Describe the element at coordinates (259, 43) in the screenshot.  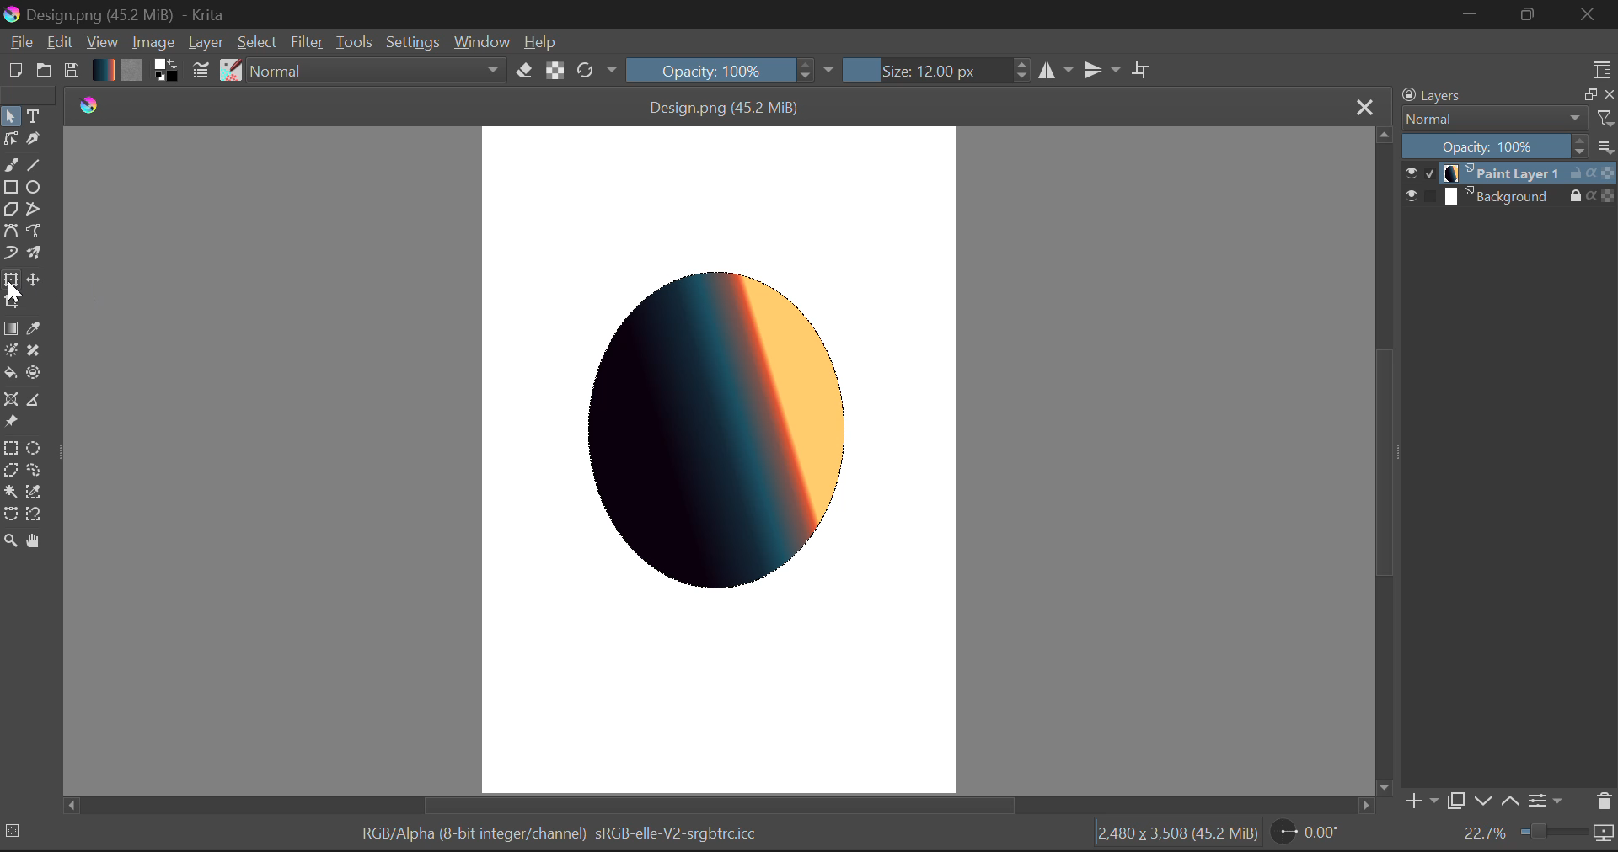
I see `Select` at that location.